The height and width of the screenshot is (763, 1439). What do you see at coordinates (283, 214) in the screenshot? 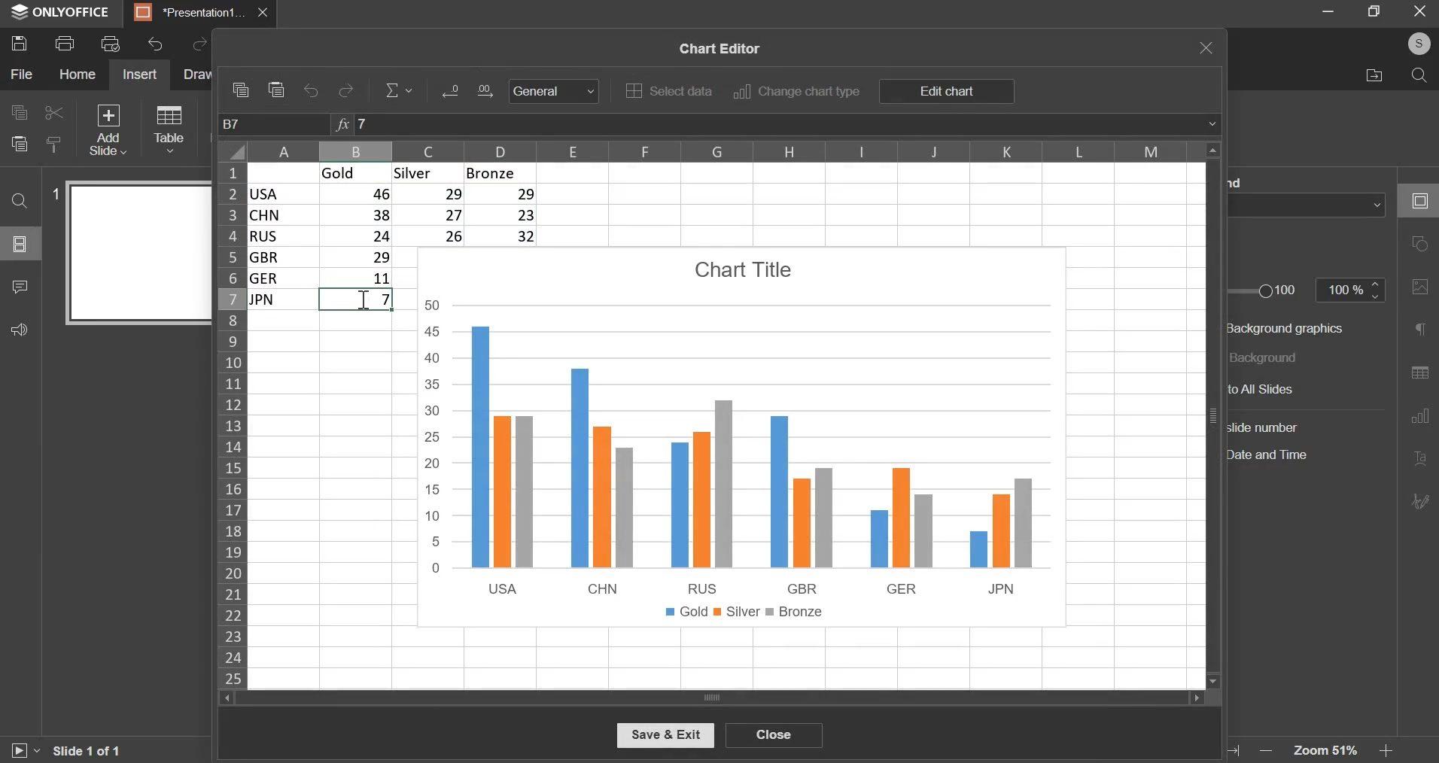
I see `chn` at bounding box center [283, 214].